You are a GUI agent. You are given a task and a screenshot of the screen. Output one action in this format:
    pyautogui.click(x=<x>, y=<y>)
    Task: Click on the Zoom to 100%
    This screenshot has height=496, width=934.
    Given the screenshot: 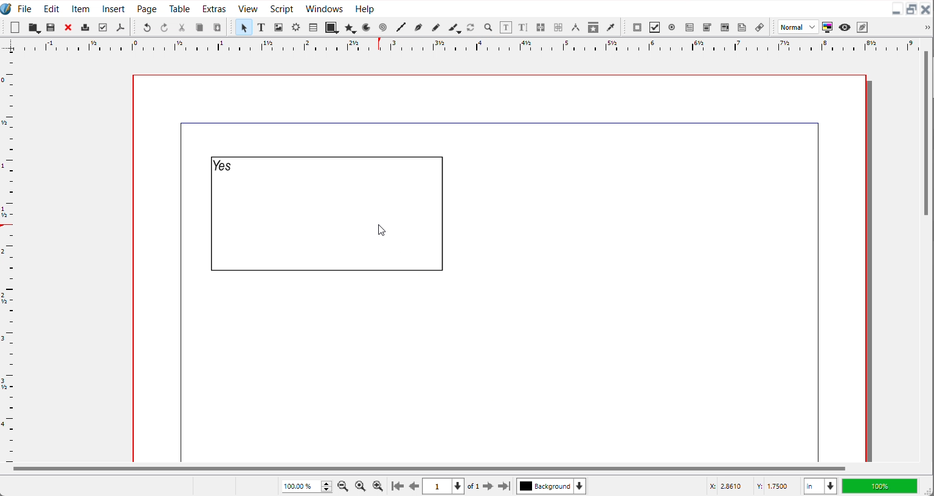 What is the action you would take?
    pyautogui.click(x=361, y=485)
    